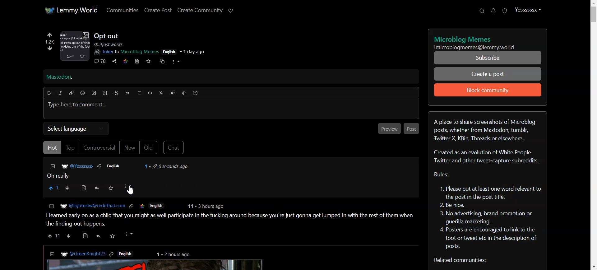 Image resolution: width=597 pixels, height=270 pixels. What do you see at coordinates (593, 135) in the screenshot?
I see `Vertical Scroll bar` at bounding box center [593, 135].